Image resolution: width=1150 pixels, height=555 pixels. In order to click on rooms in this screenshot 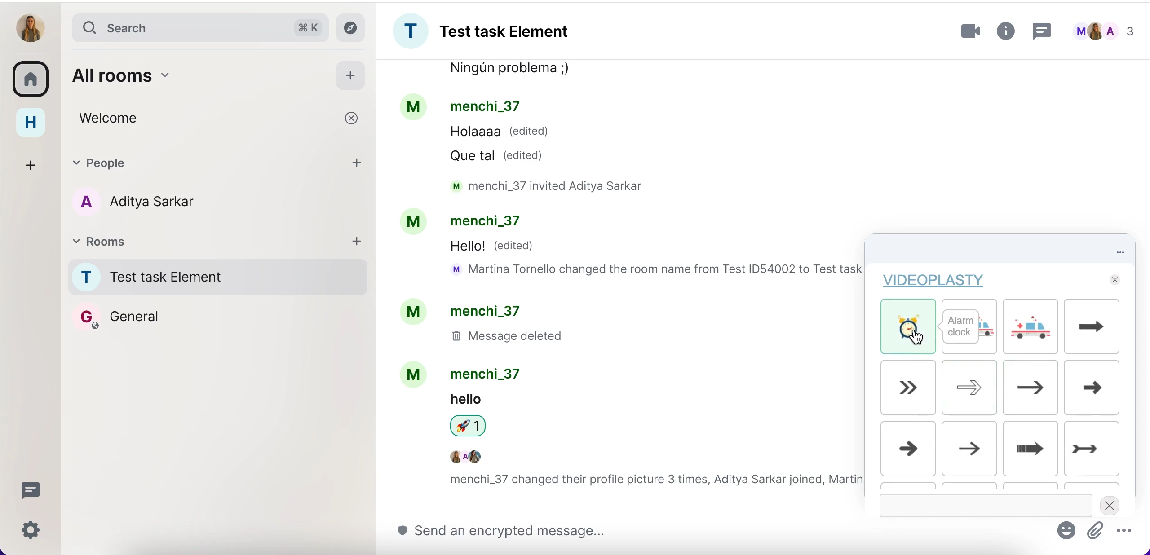, I will do `click(196, 244)`.